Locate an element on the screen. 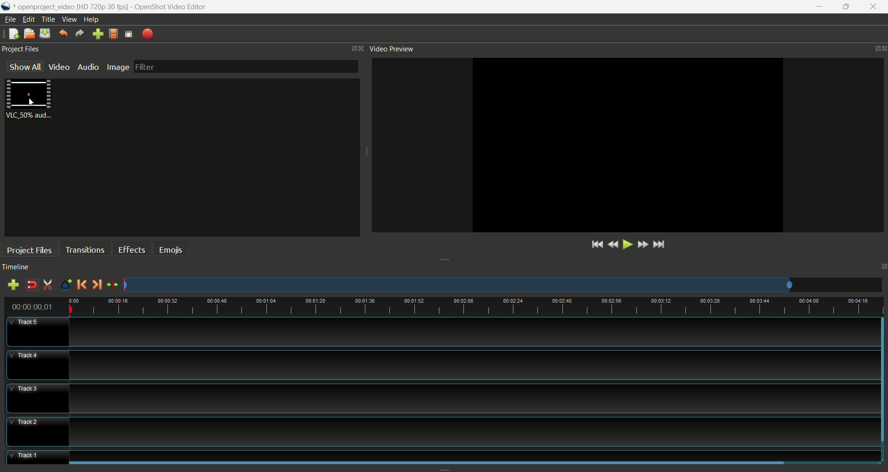 This screenshot has height=472, width=888. video clip is located at coordinates (31, 100).